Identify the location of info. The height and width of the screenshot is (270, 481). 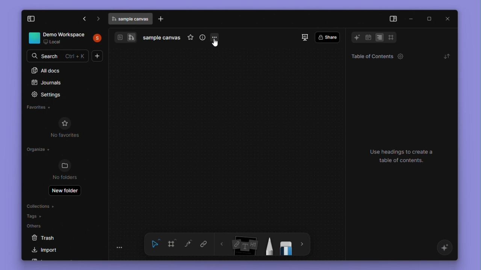
(203, 38).